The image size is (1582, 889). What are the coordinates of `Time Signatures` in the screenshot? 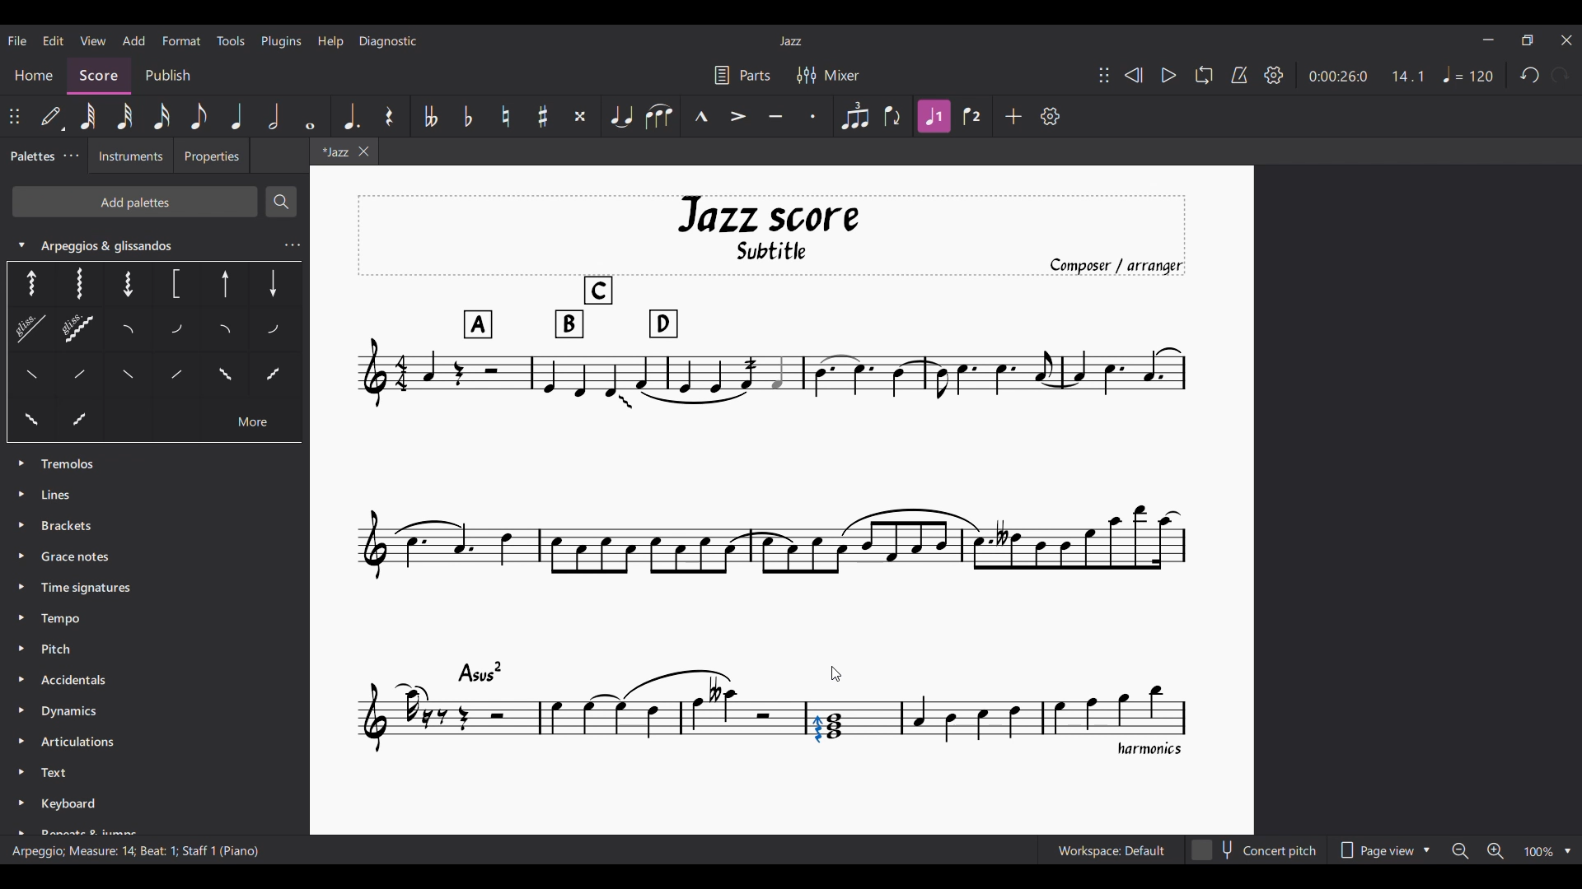 It's located at (91, 588).